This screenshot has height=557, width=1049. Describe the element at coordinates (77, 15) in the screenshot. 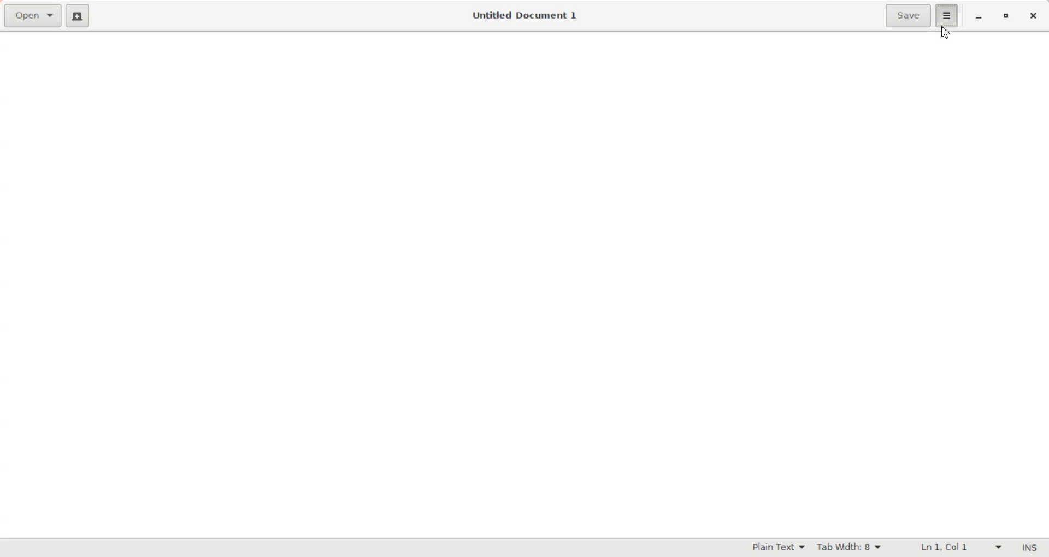

I see `Create a new document` at that location.